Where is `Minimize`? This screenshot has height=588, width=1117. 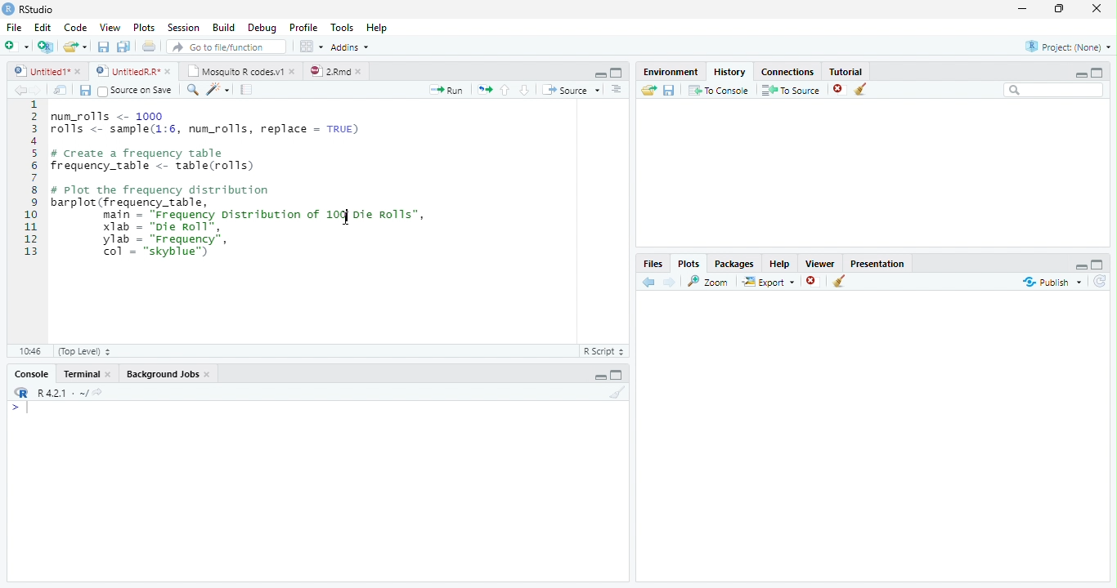 Minimize is located at coordinates (1023, 9).